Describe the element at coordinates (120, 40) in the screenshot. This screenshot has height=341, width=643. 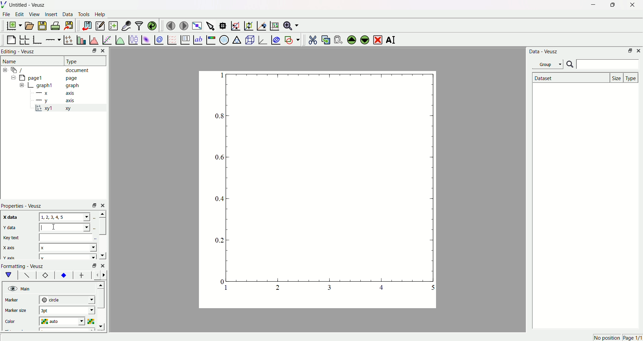
I see `plot a function` at that location.